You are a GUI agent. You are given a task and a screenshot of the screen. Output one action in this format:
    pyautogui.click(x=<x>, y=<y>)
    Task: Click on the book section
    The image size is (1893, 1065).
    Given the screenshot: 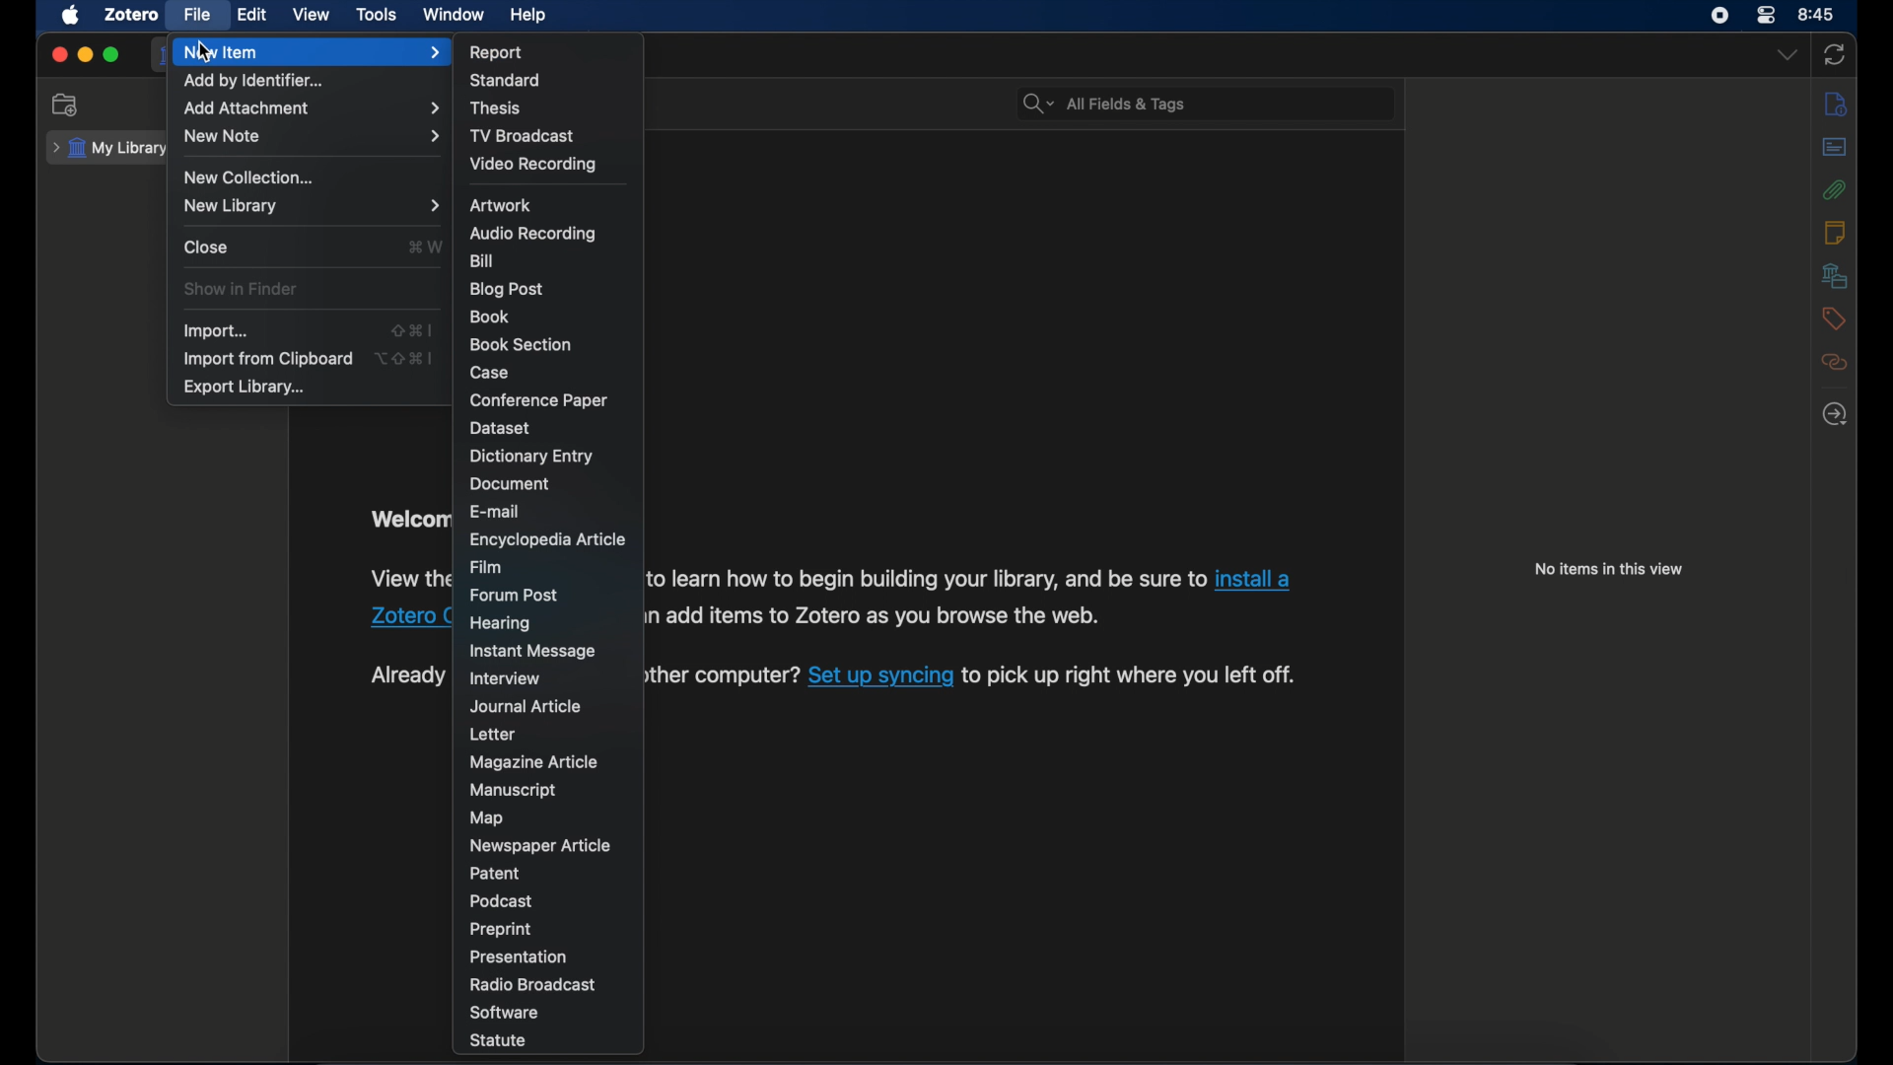 What is the action you would take?
    pyautogui.click(x=521, y=344)
    